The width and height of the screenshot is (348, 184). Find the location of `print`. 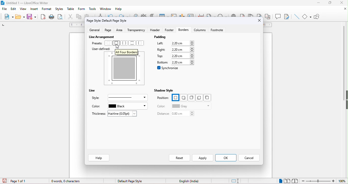

print is located at coordinates (51, 17).